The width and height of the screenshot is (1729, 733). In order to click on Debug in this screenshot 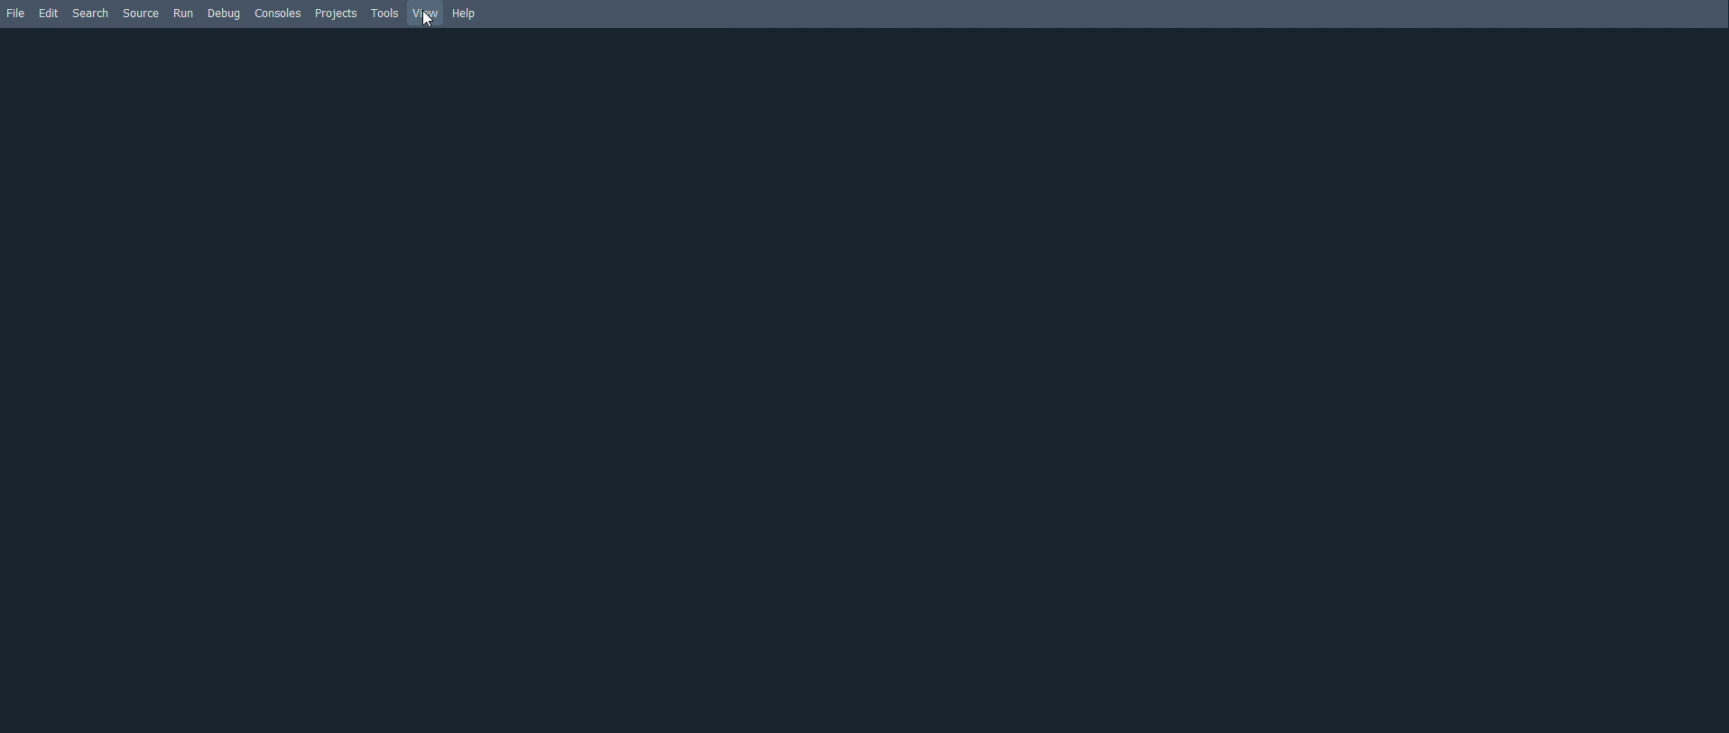, I will do `click(225, 15)`.